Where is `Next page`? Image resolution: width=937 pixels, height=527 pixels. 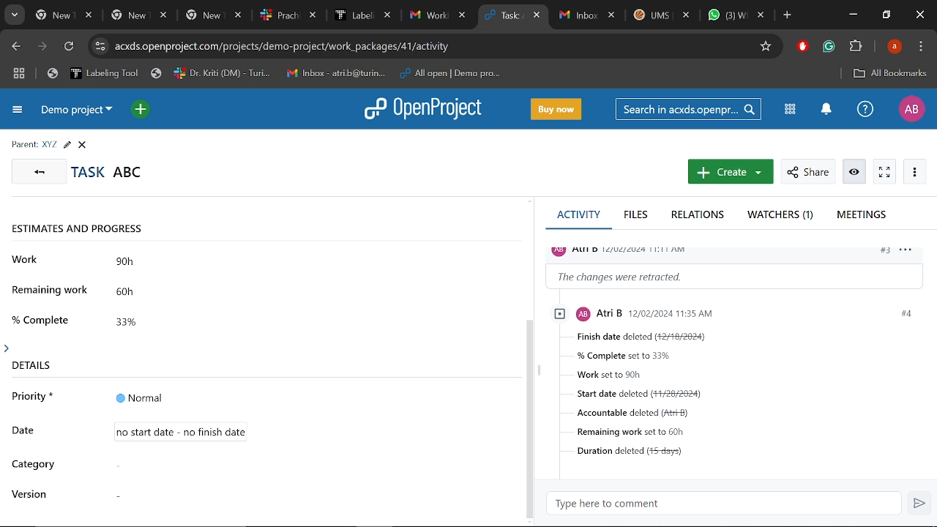 Next page is located at coordinates (44, 48).